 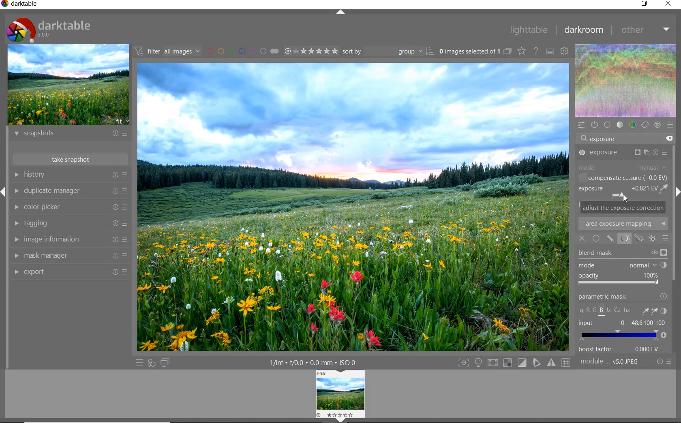 What do you see at coordinates (666, 239) in the screenshot?
I see `BLENDING OPTIONS` at bounding box center [666, 239].